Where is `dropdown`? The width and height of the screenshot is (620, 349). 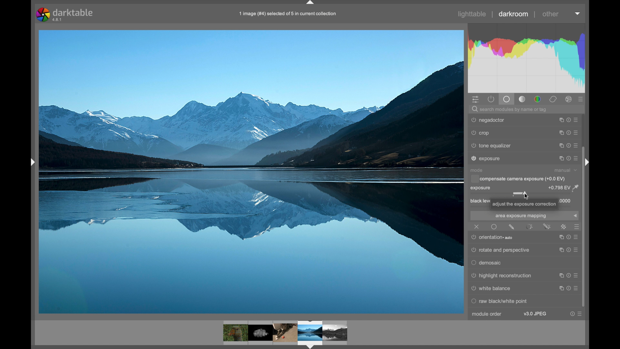
dropdown is located at coordinates (575, 216).